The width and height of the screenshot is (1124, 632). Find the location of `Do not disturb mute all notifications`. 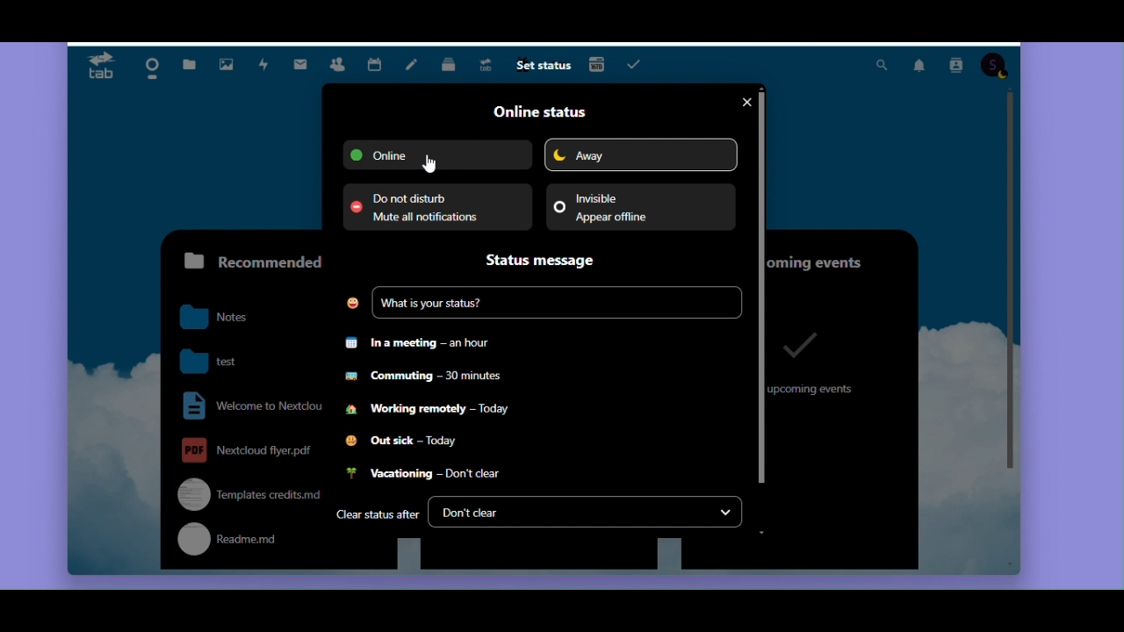

Do not disturb mute all notifications is located at coordinates (436, 207).